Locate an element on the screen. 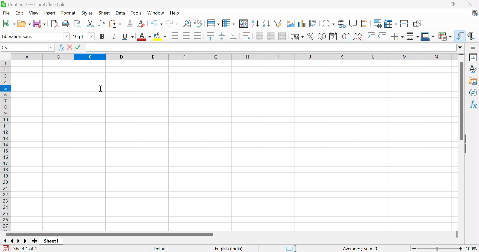 This screenshot has height=252, width=479. Underline is located at coordinates (129, 37).